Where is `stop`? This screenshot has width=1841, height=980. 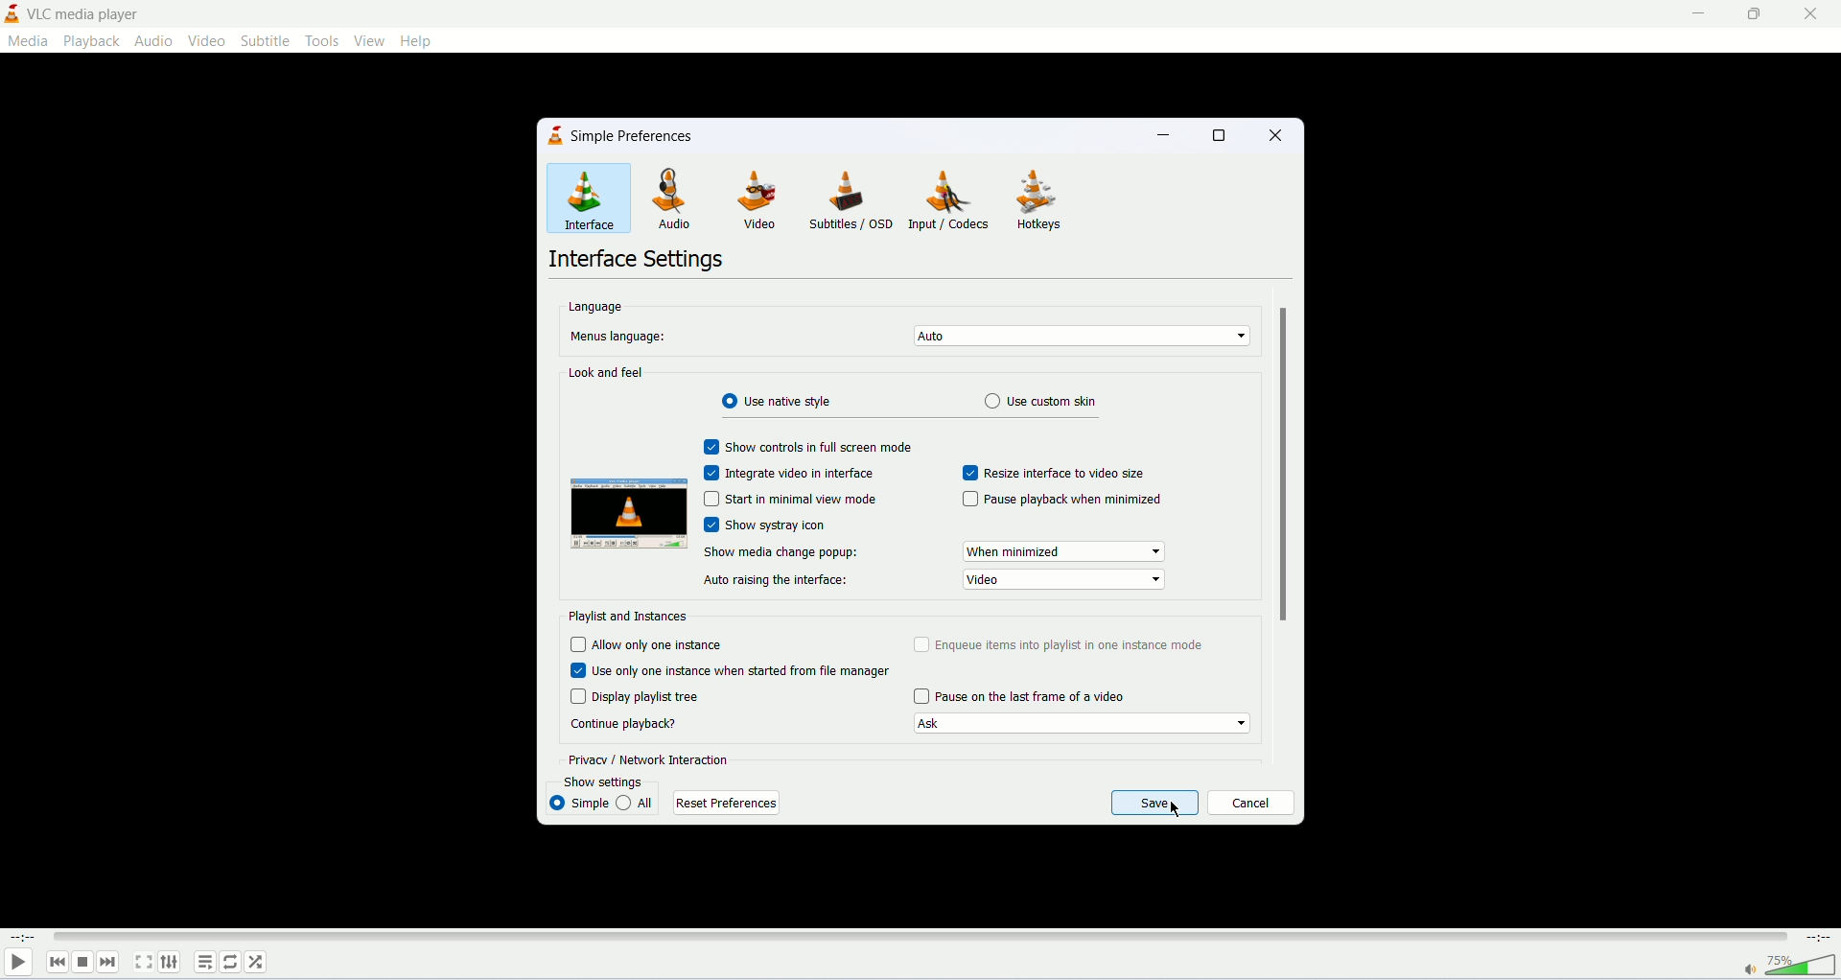
stop is located at coordinates (82, 964).